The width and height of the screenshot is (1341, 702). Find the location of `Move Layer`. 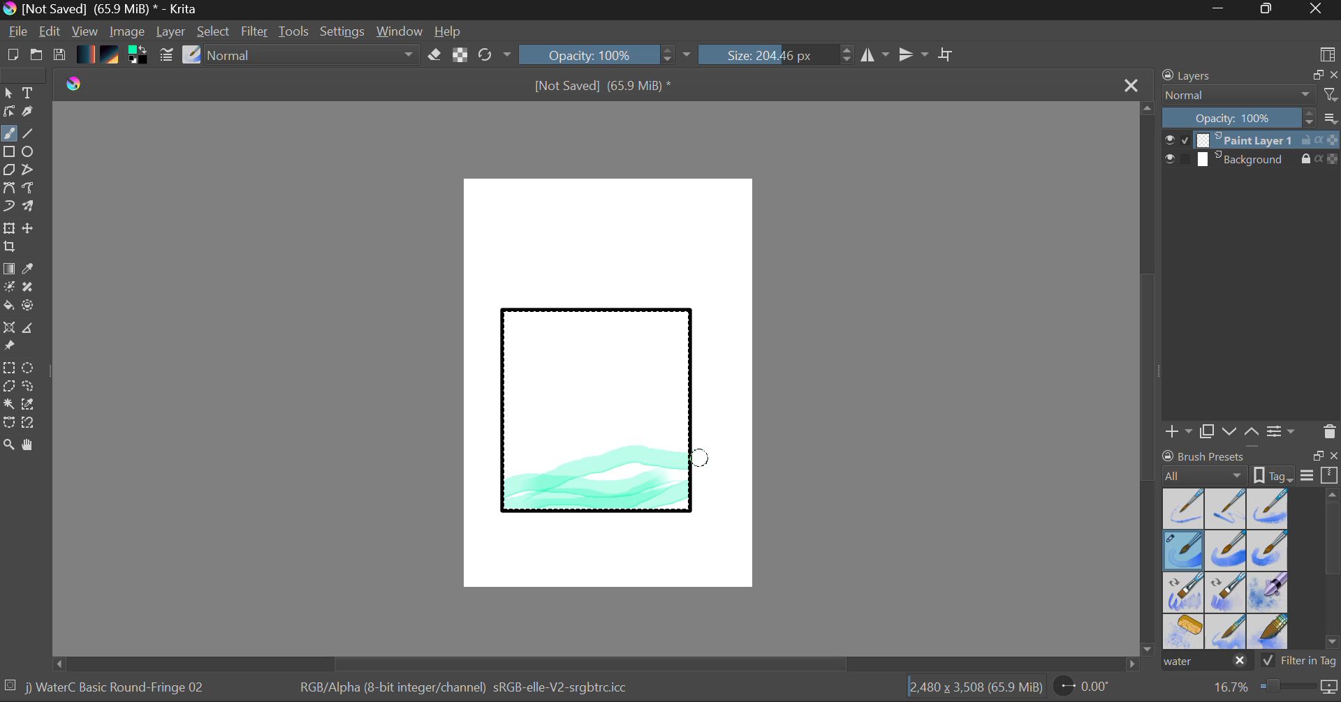

Move Layer is located at coordinates (29, 228).